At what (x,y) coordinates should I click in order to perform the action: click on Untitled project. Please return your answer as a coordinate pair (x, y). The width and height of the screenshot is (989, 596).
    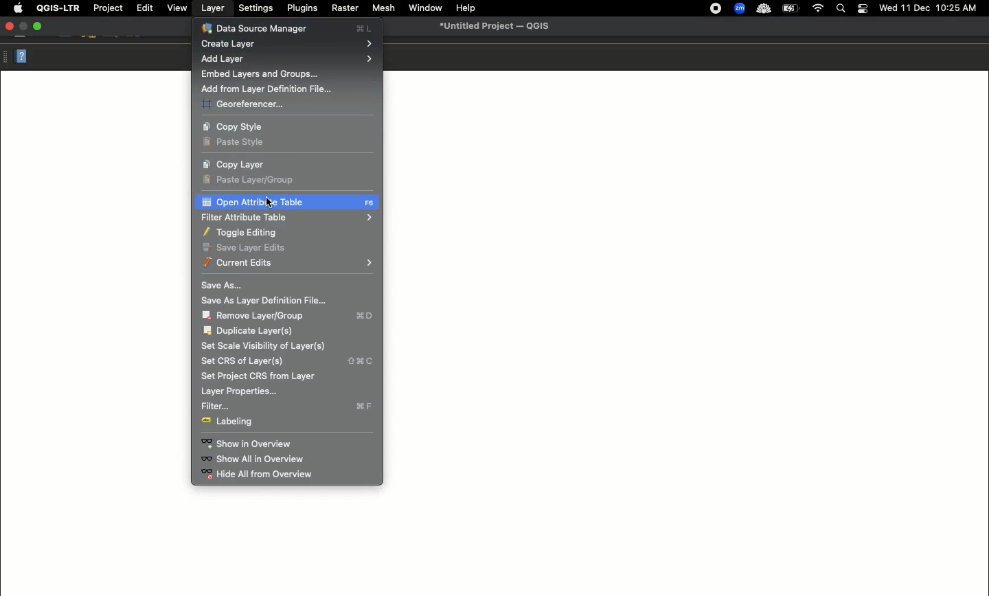
    Looking at the image, I should click on (492, 27).